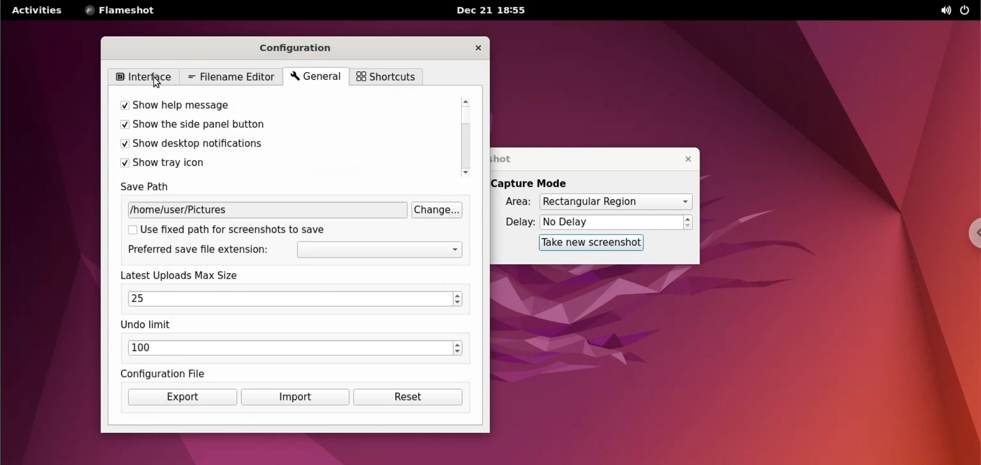  I want to click on FLAMESHOT, so click(128, 11).